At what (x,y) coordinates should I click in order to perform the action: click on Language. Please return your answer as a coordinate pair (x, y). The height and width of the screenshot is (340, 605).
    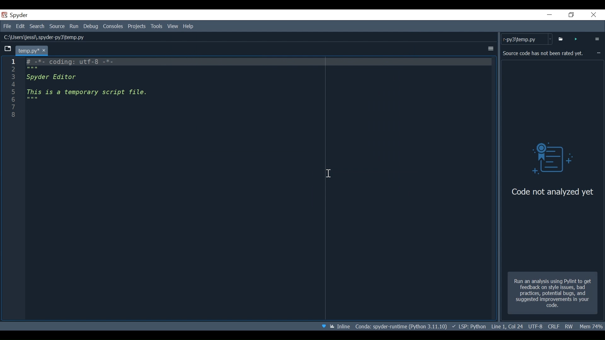
    Looking at the image, I should click on (469, 326).